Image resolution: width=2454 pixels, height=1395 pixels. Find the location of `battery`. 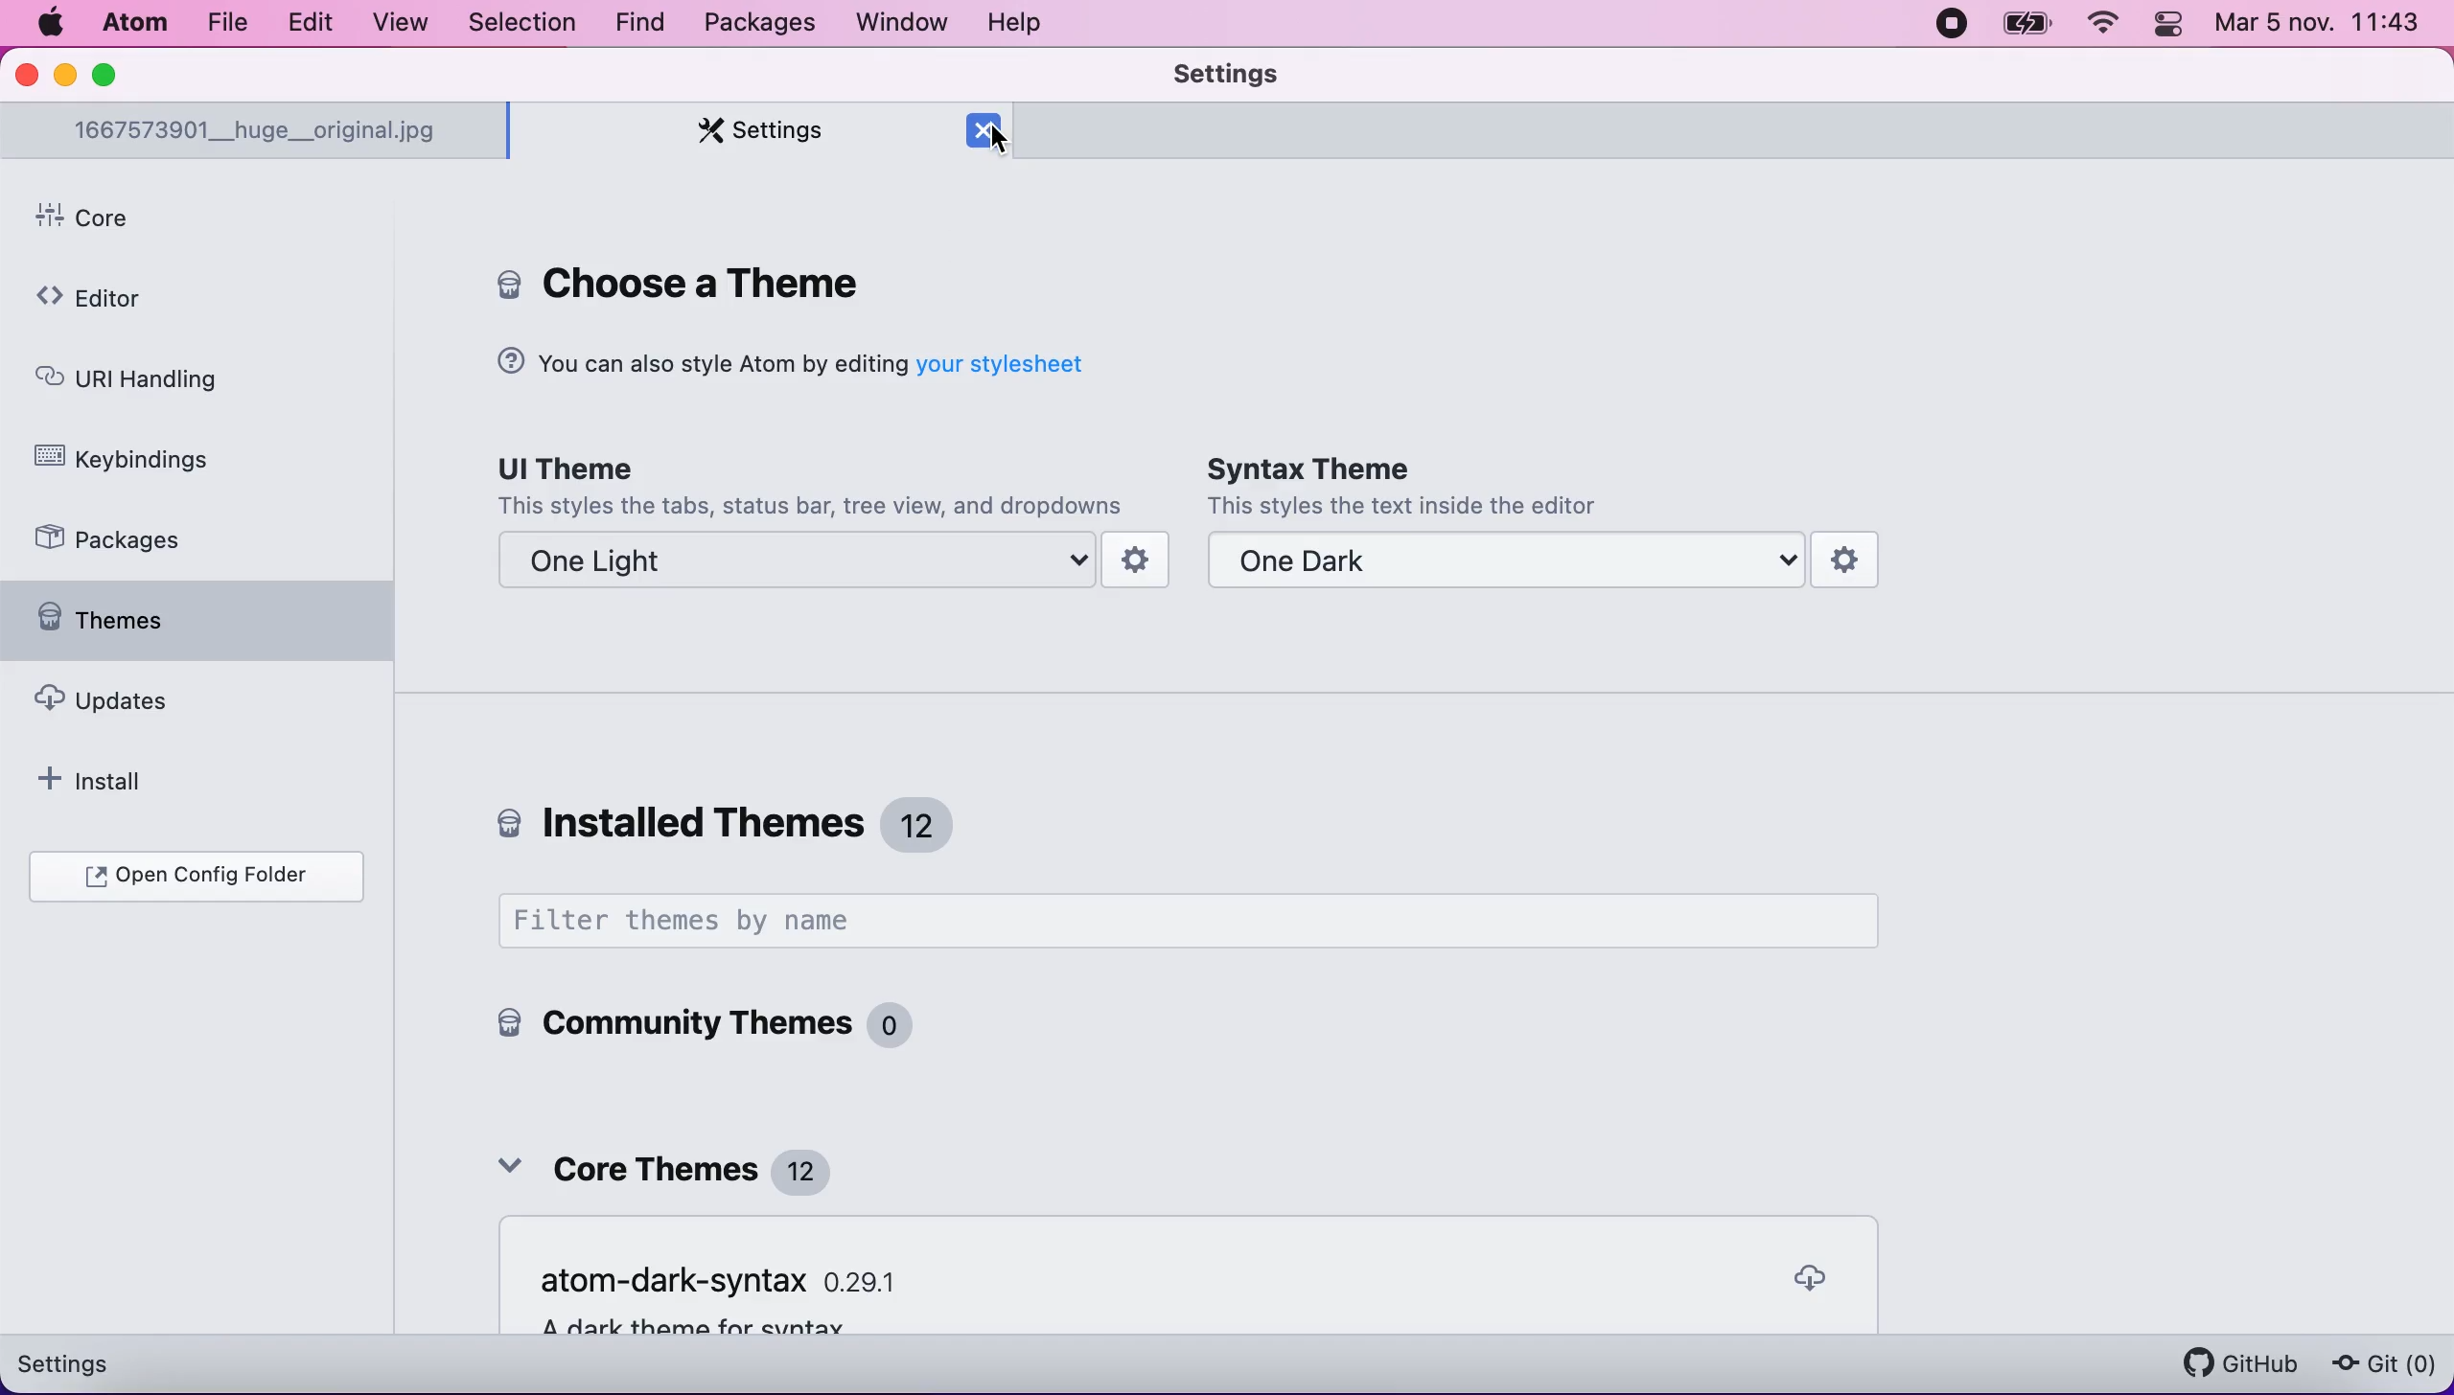

battery is located at coordinates (2025, 27).